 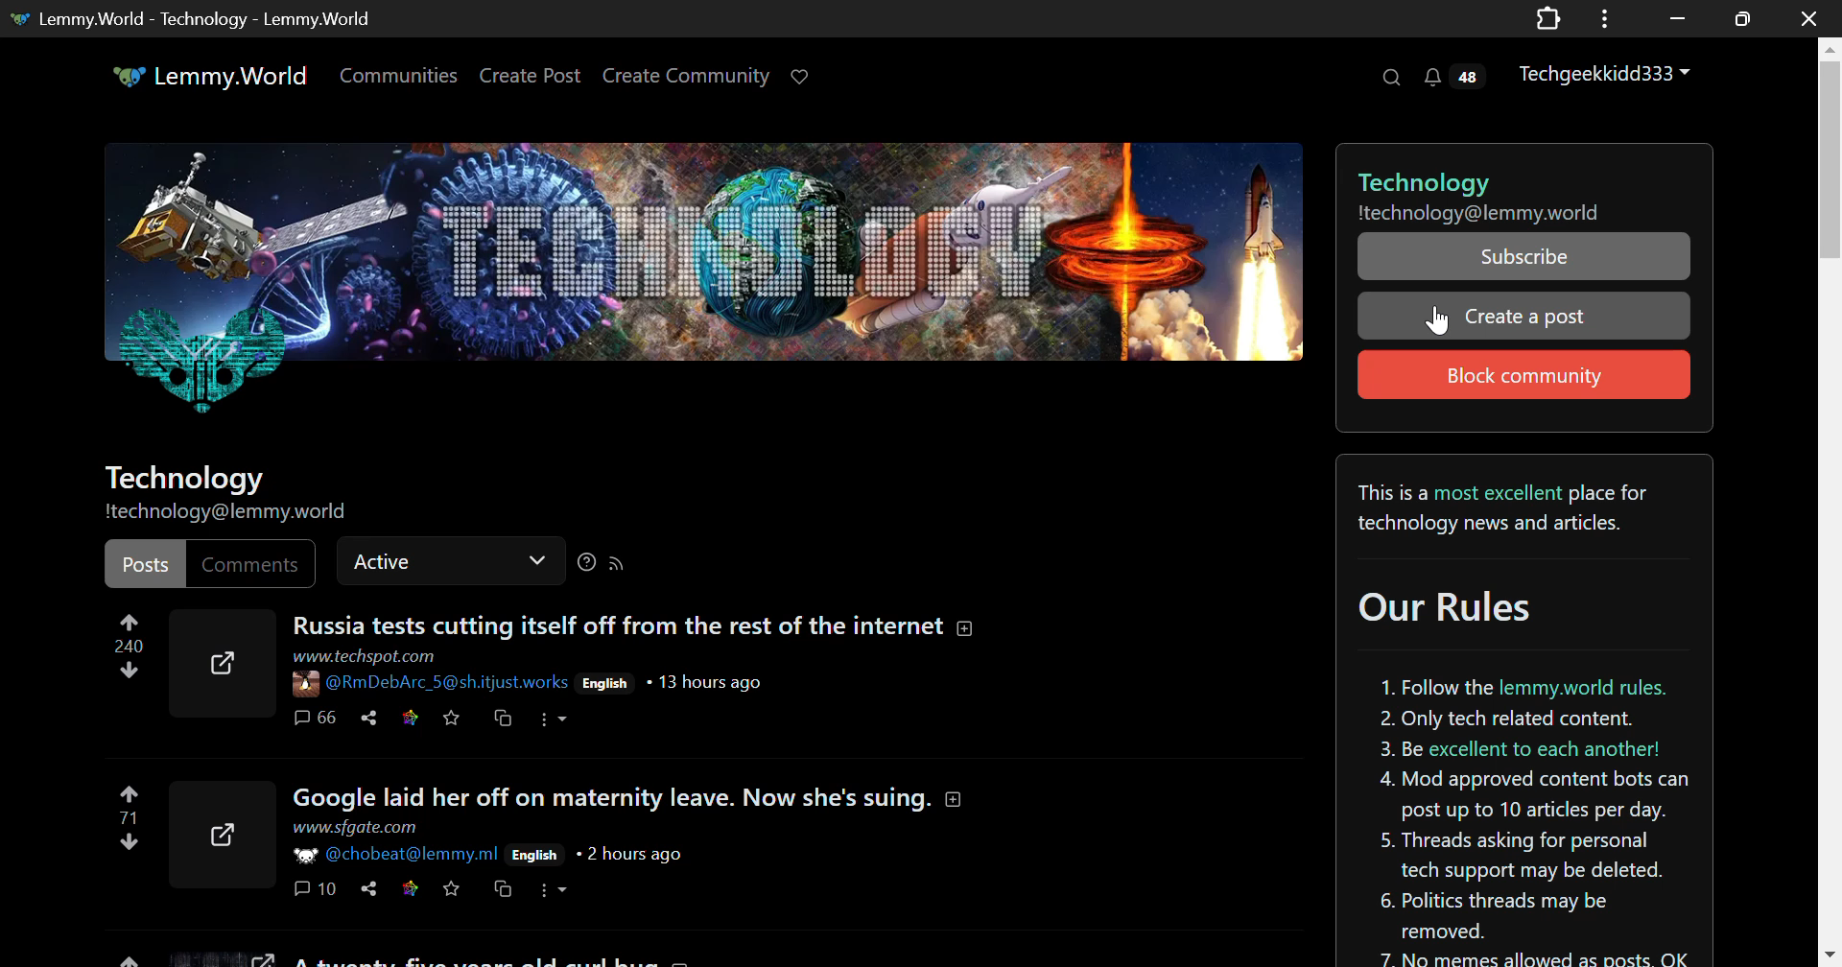 I want to click on Notifications , so click(x=1452, y=80).